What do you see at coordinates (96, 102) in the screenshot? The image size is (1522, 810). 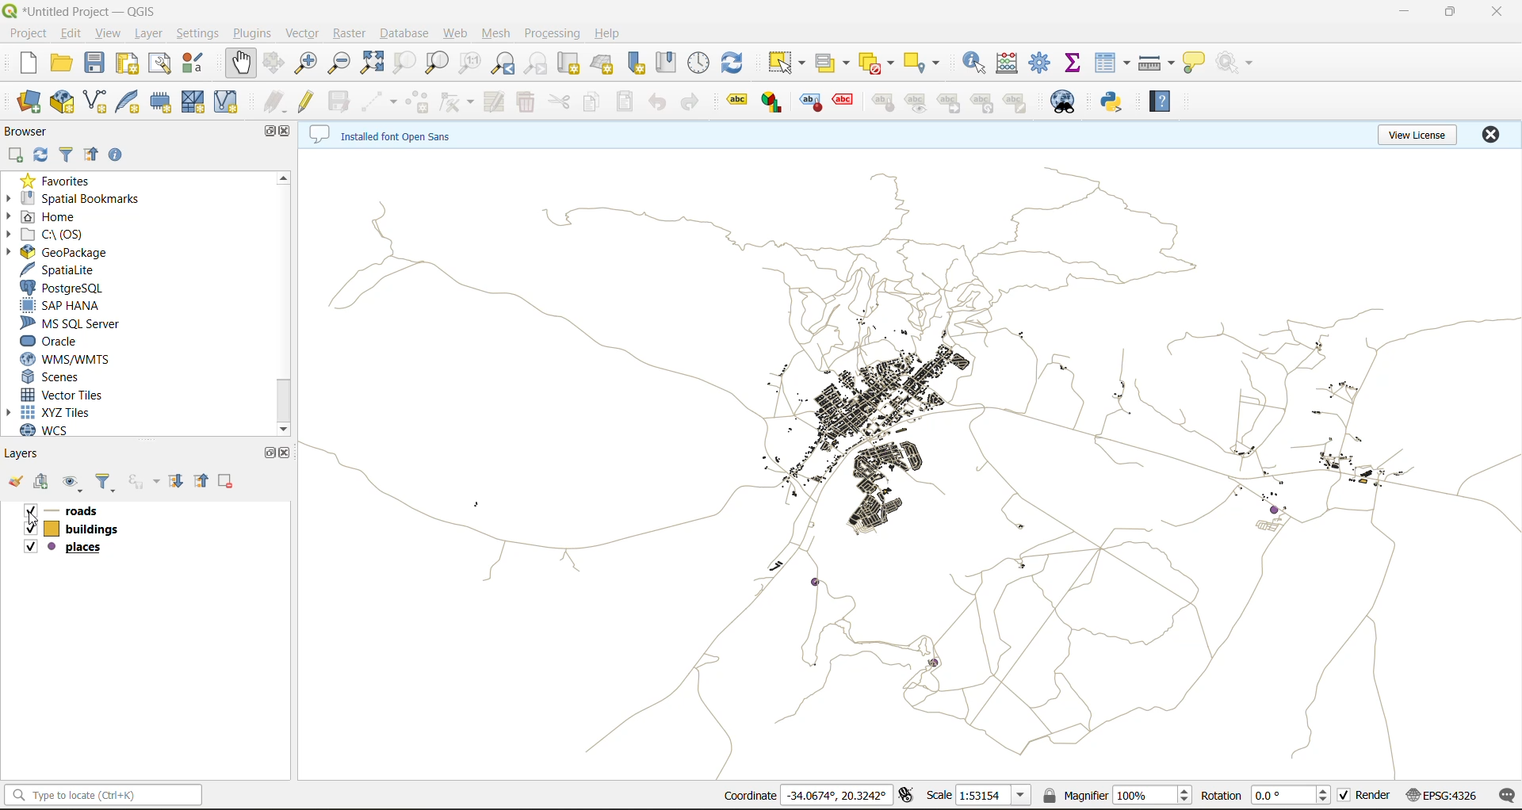 I see `new shapefile` at bounding box center [96, 102].